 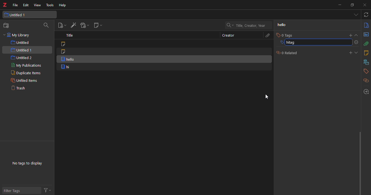 I want to click on close, so click(x=366, y=5).